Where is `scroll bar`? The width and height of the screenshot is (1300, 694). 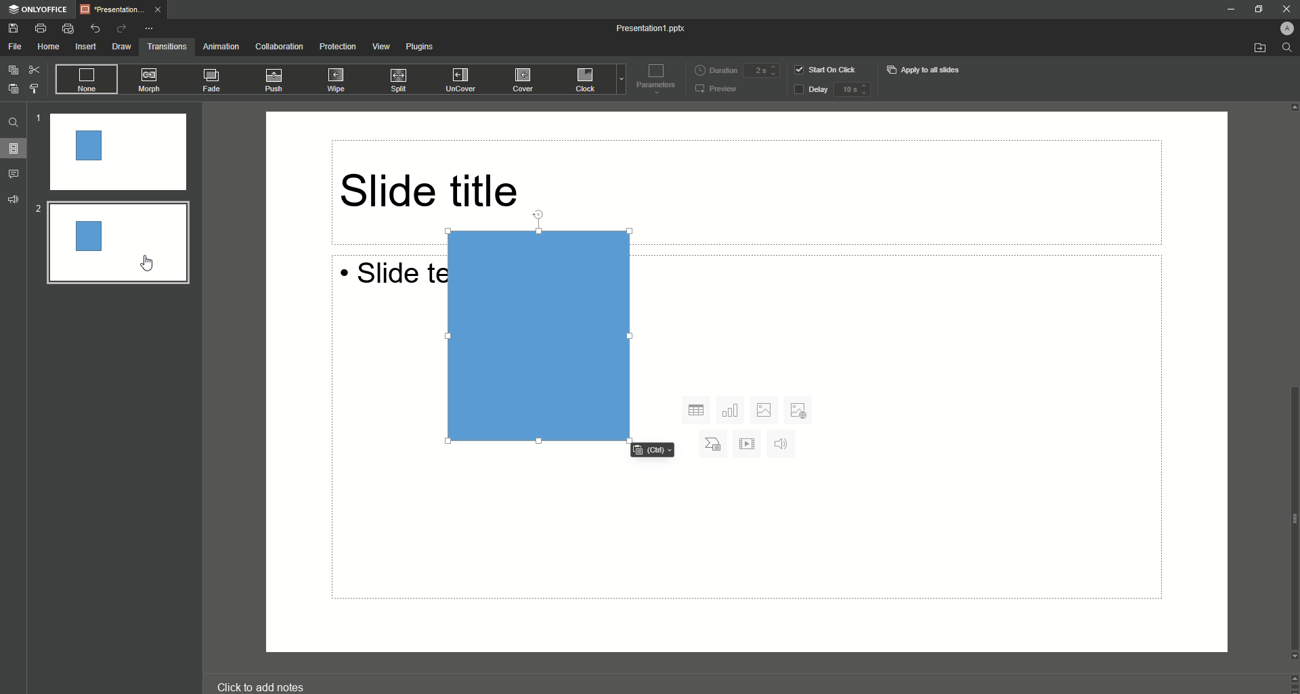 scroll bar is located at coordinates (1292, 513).